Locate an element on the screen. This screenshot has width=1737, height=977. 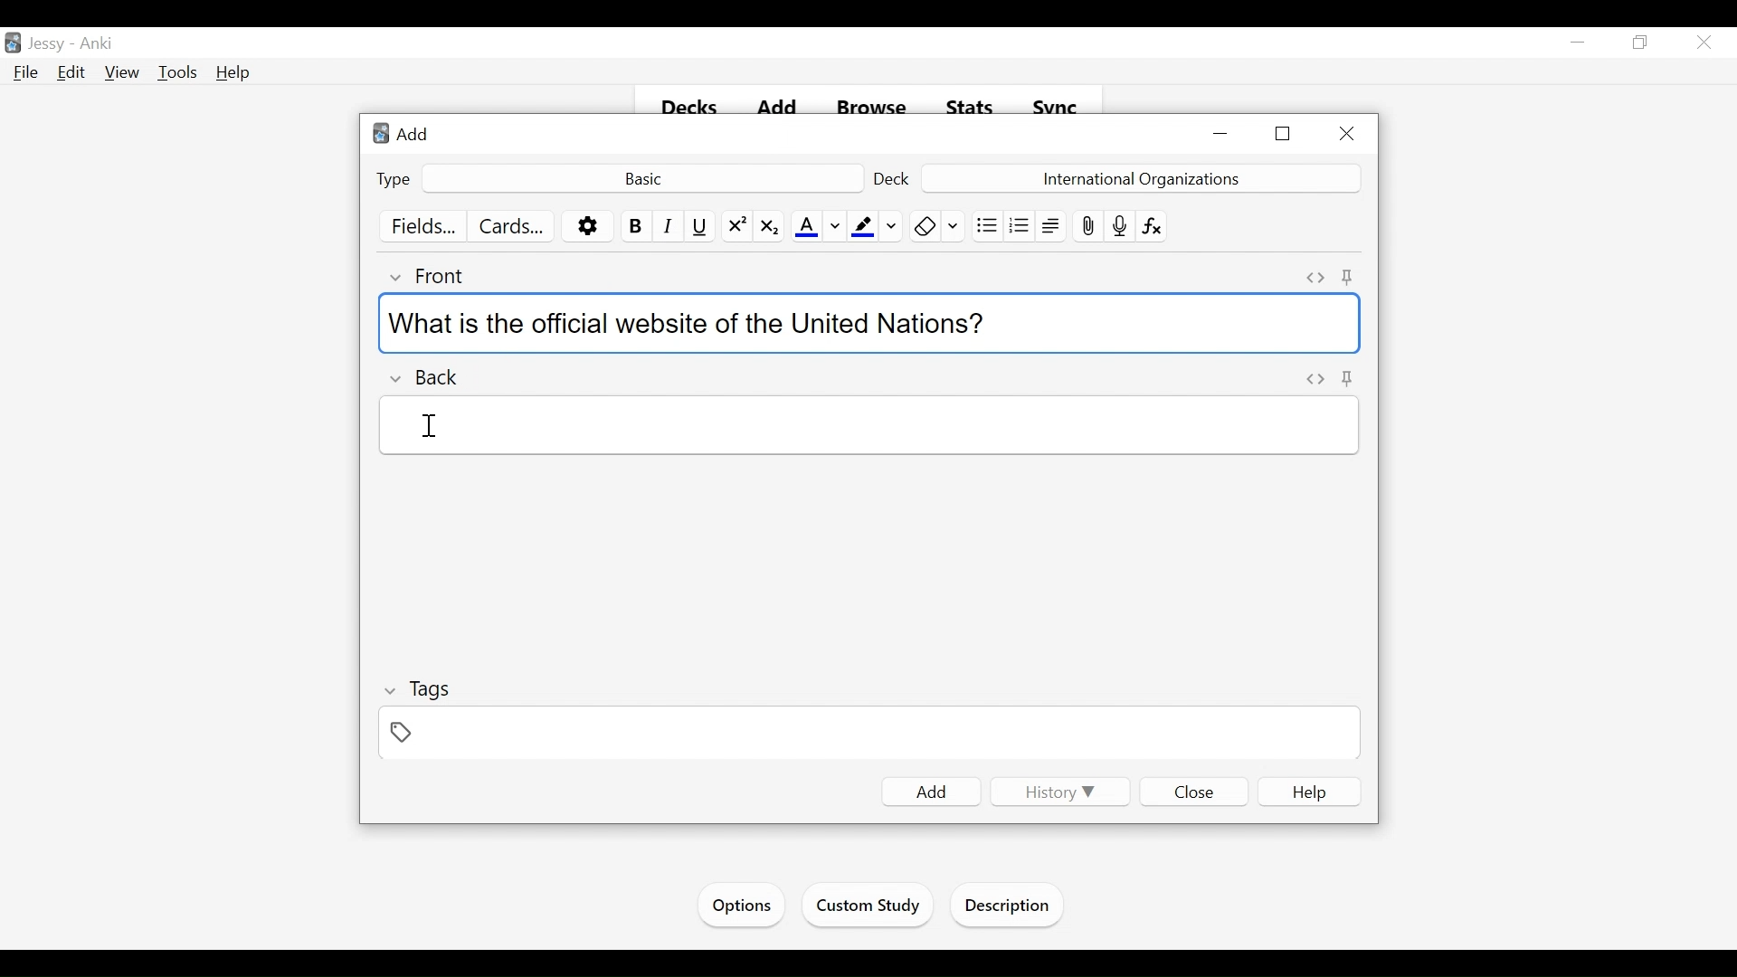
Toggle sticky is located at coordinates (1351, 277).